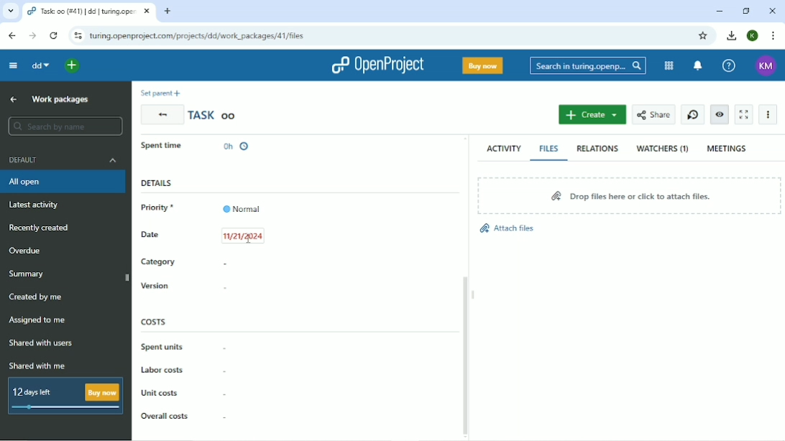  Describe the element at coordinates (699, 65) in the screenshot. I see `To notification center` at that location.